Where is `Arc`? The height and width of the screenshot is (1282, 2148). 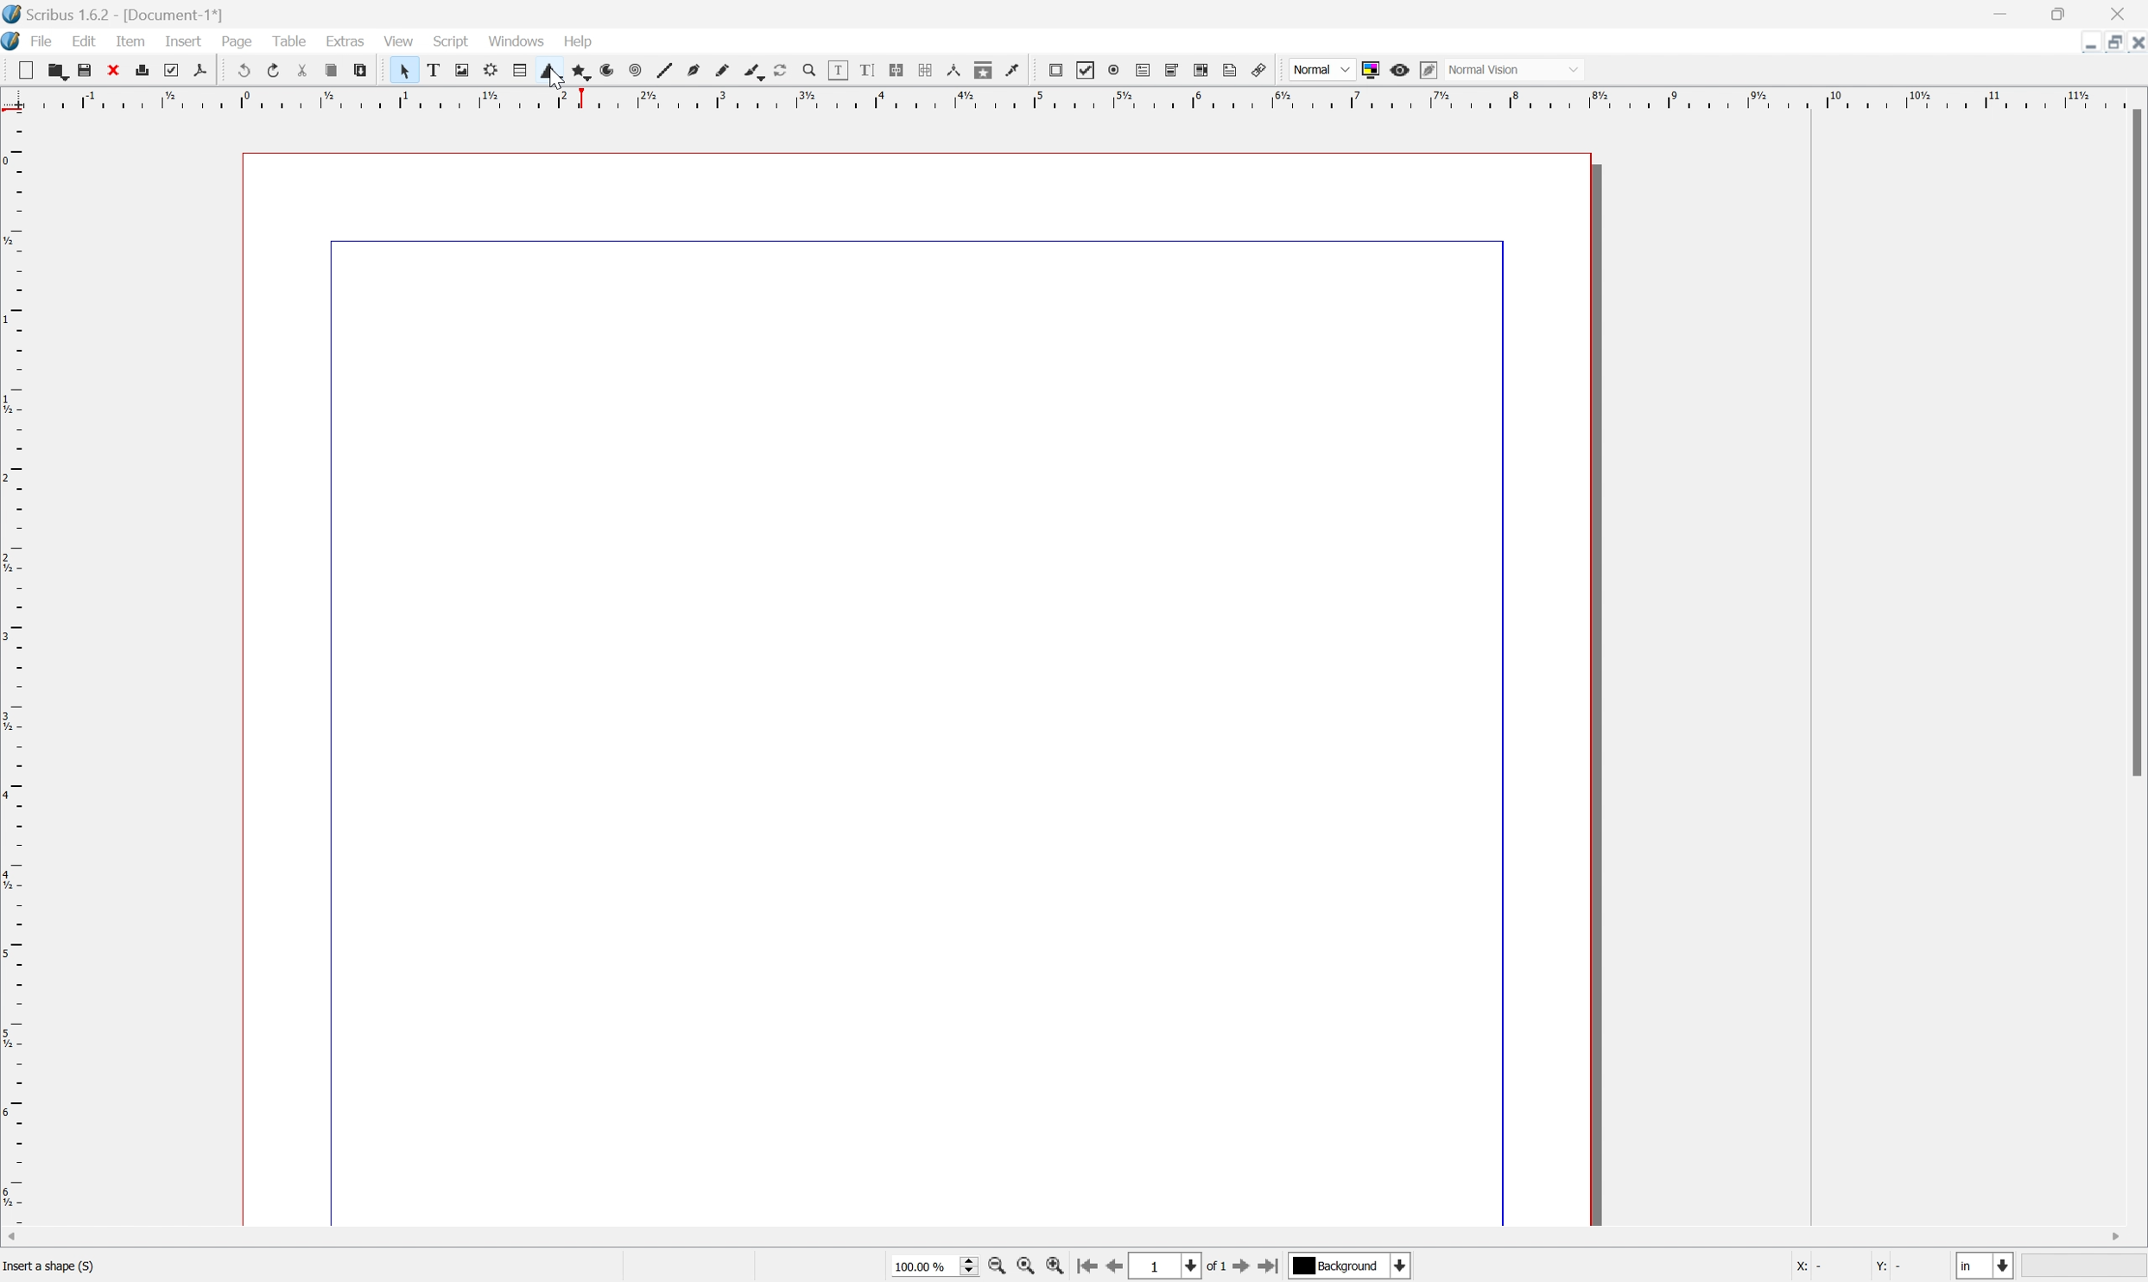 Arc is located at coordinates (603, 70).